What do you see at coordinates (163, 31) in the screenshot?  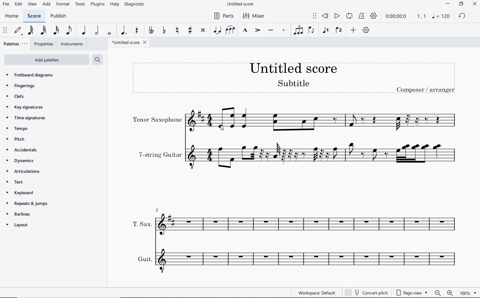 I see `TOGGLE FLAT` at bounding box center [163, 31].